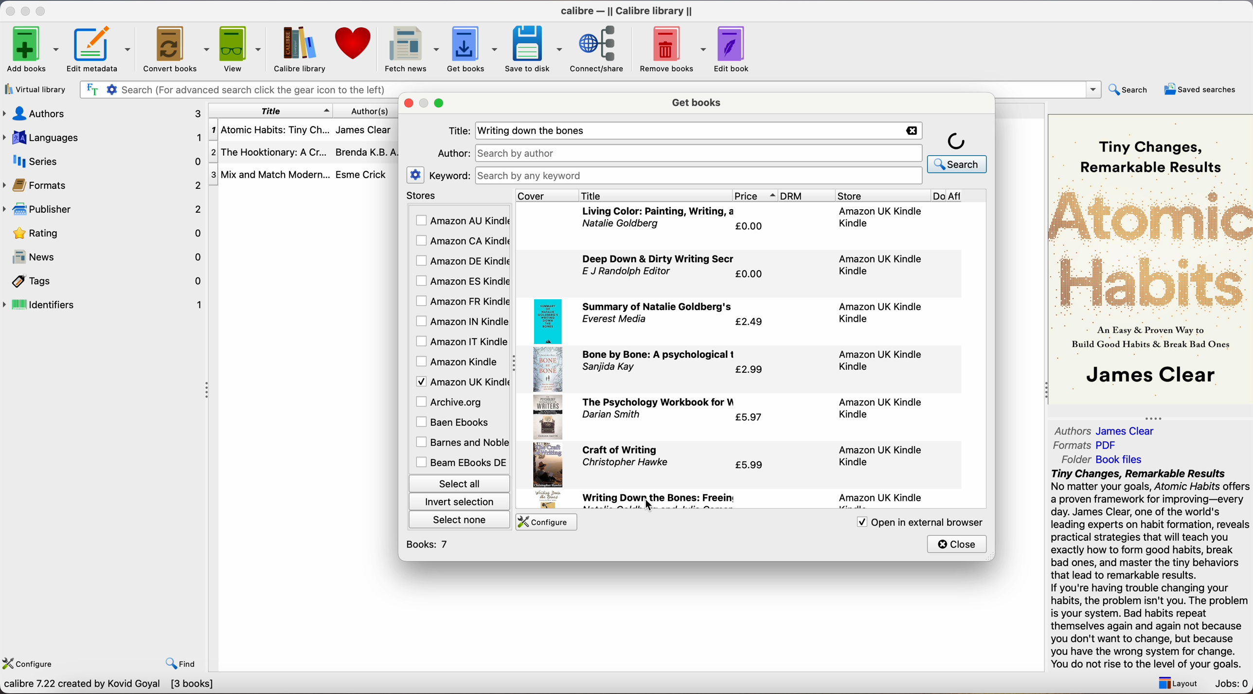 This screenshot has height=694, width=1253. What do you see at coordinates (628, 272) in the screenshot?
I see `E J Randolph Editor ` at bounding box center [628, 272].